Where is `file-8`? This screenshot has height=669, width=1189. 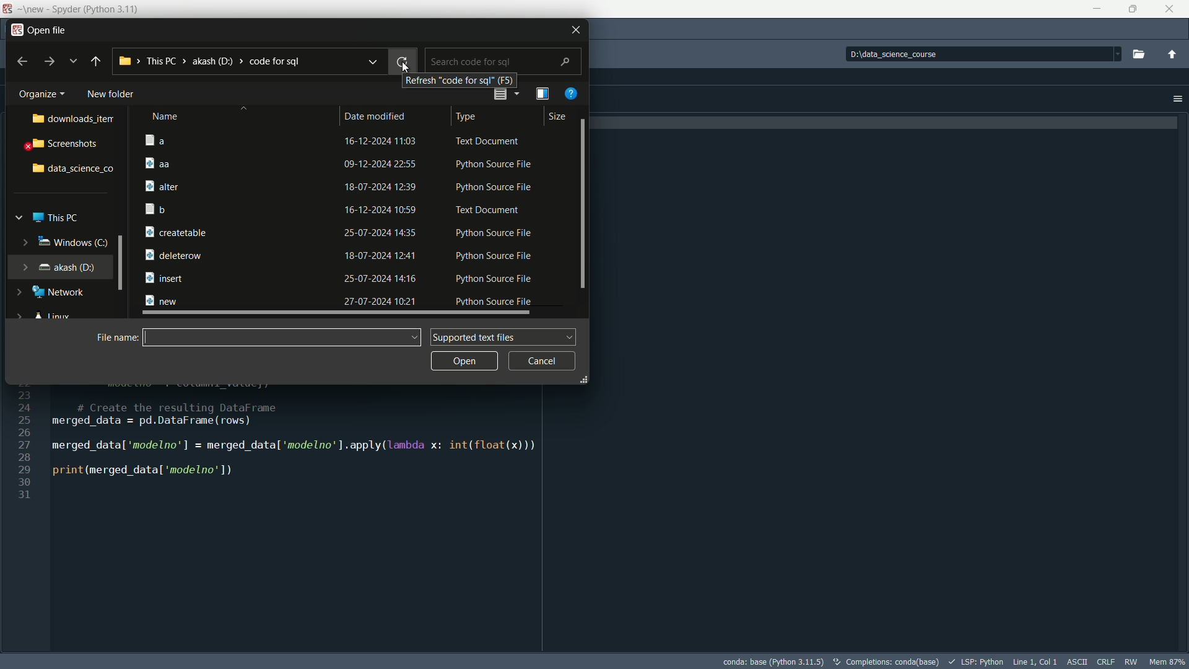 file-8 is located at coordinates (339, 303).